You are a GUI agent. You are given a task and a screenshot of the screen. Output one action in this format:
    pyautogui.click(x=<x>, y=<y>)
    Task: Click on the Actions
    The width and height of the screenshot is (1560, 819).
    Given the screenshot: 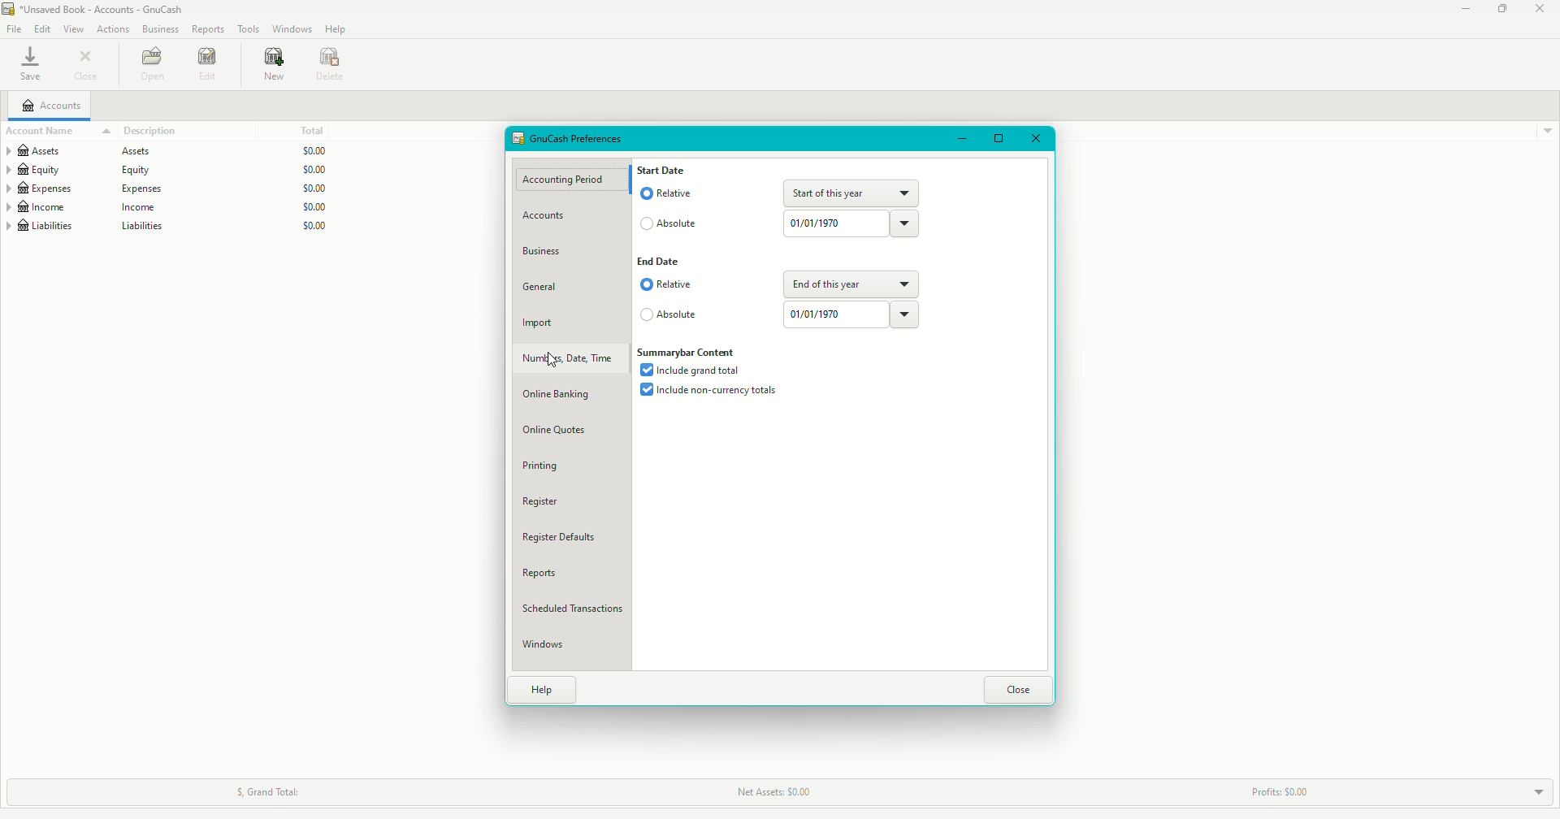 What is the action you would take?
    pyautogui.click(x=112, y=28)
    